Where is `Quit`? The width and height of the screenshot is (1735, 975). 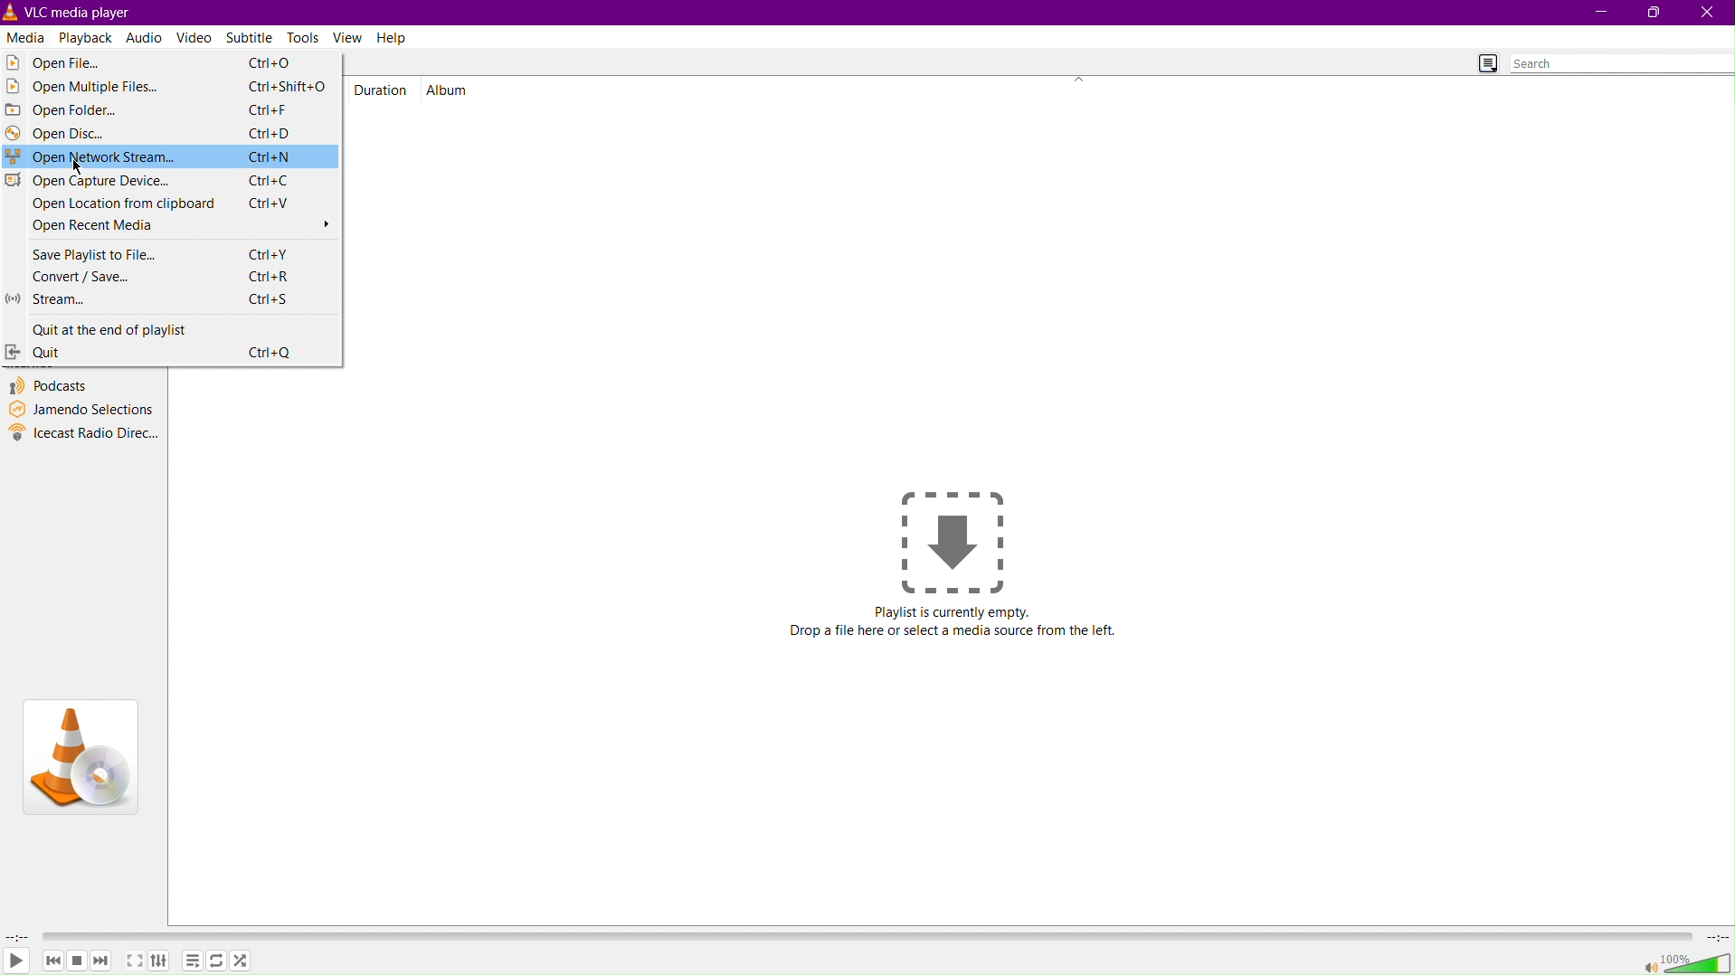 Quit is located at coordinates (98, 353).